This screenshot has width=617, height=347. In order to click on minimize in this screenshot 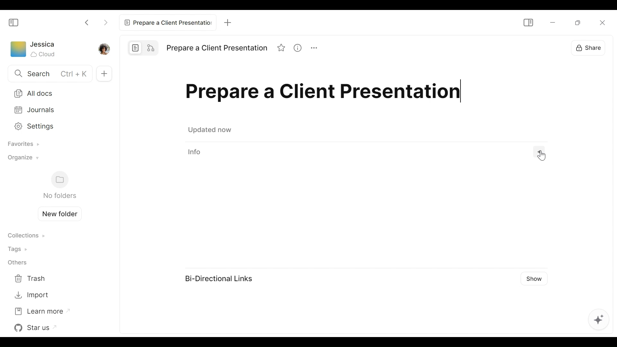, I will do `click(552, 23)`.